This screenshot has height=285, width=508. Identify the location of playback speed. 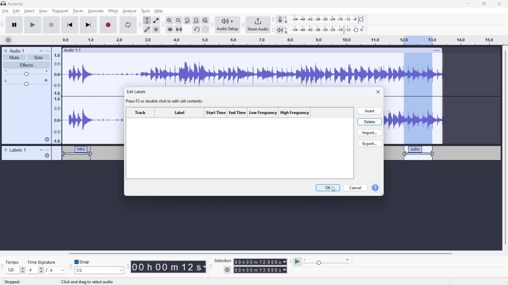
(326, 262).